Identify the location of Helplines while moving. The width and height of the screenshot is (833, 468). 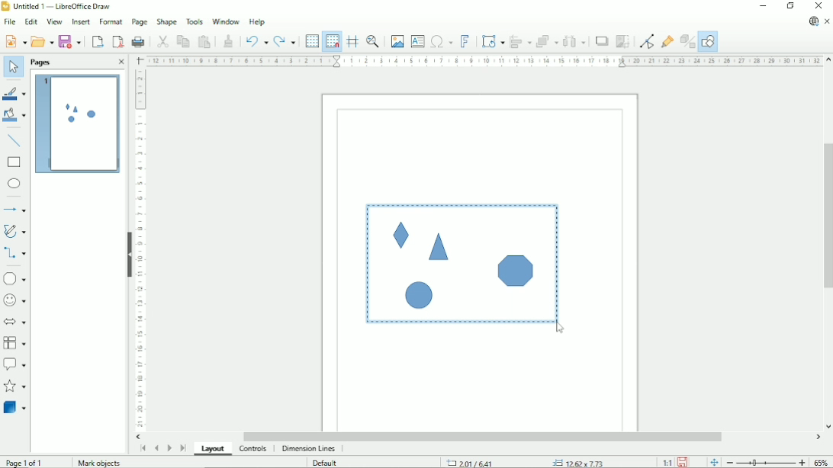
(352, 40).